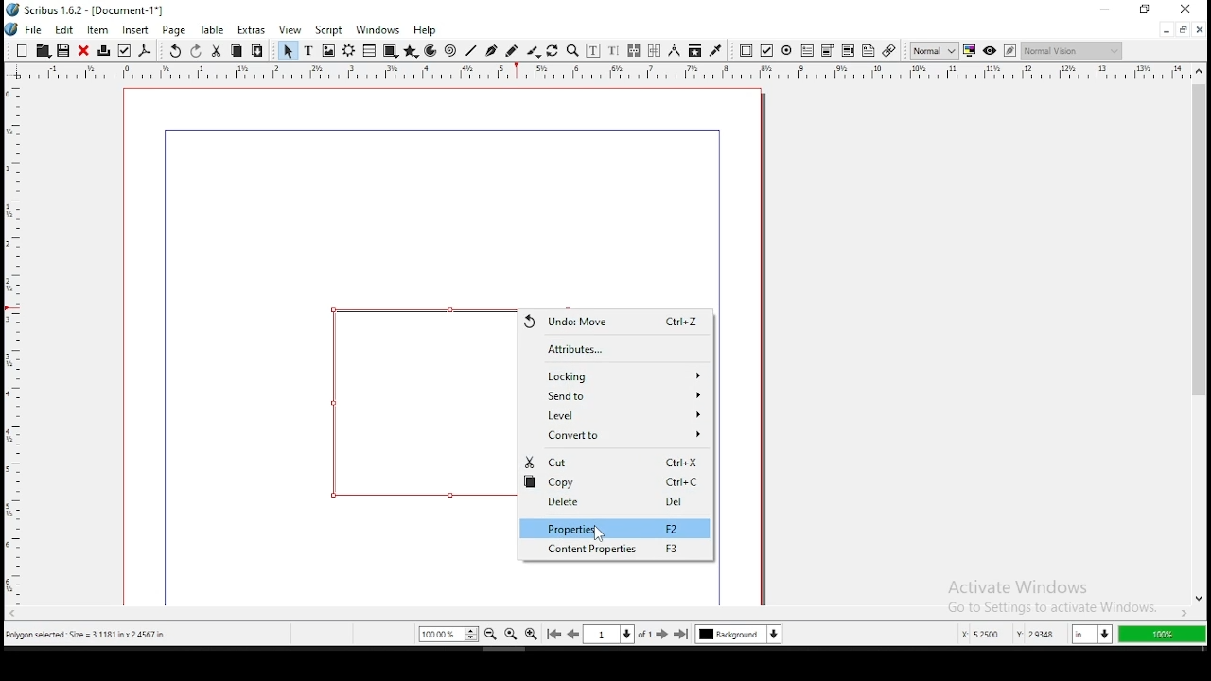 The image size is (1211, 681). I want to click on item, so click(97, 29).